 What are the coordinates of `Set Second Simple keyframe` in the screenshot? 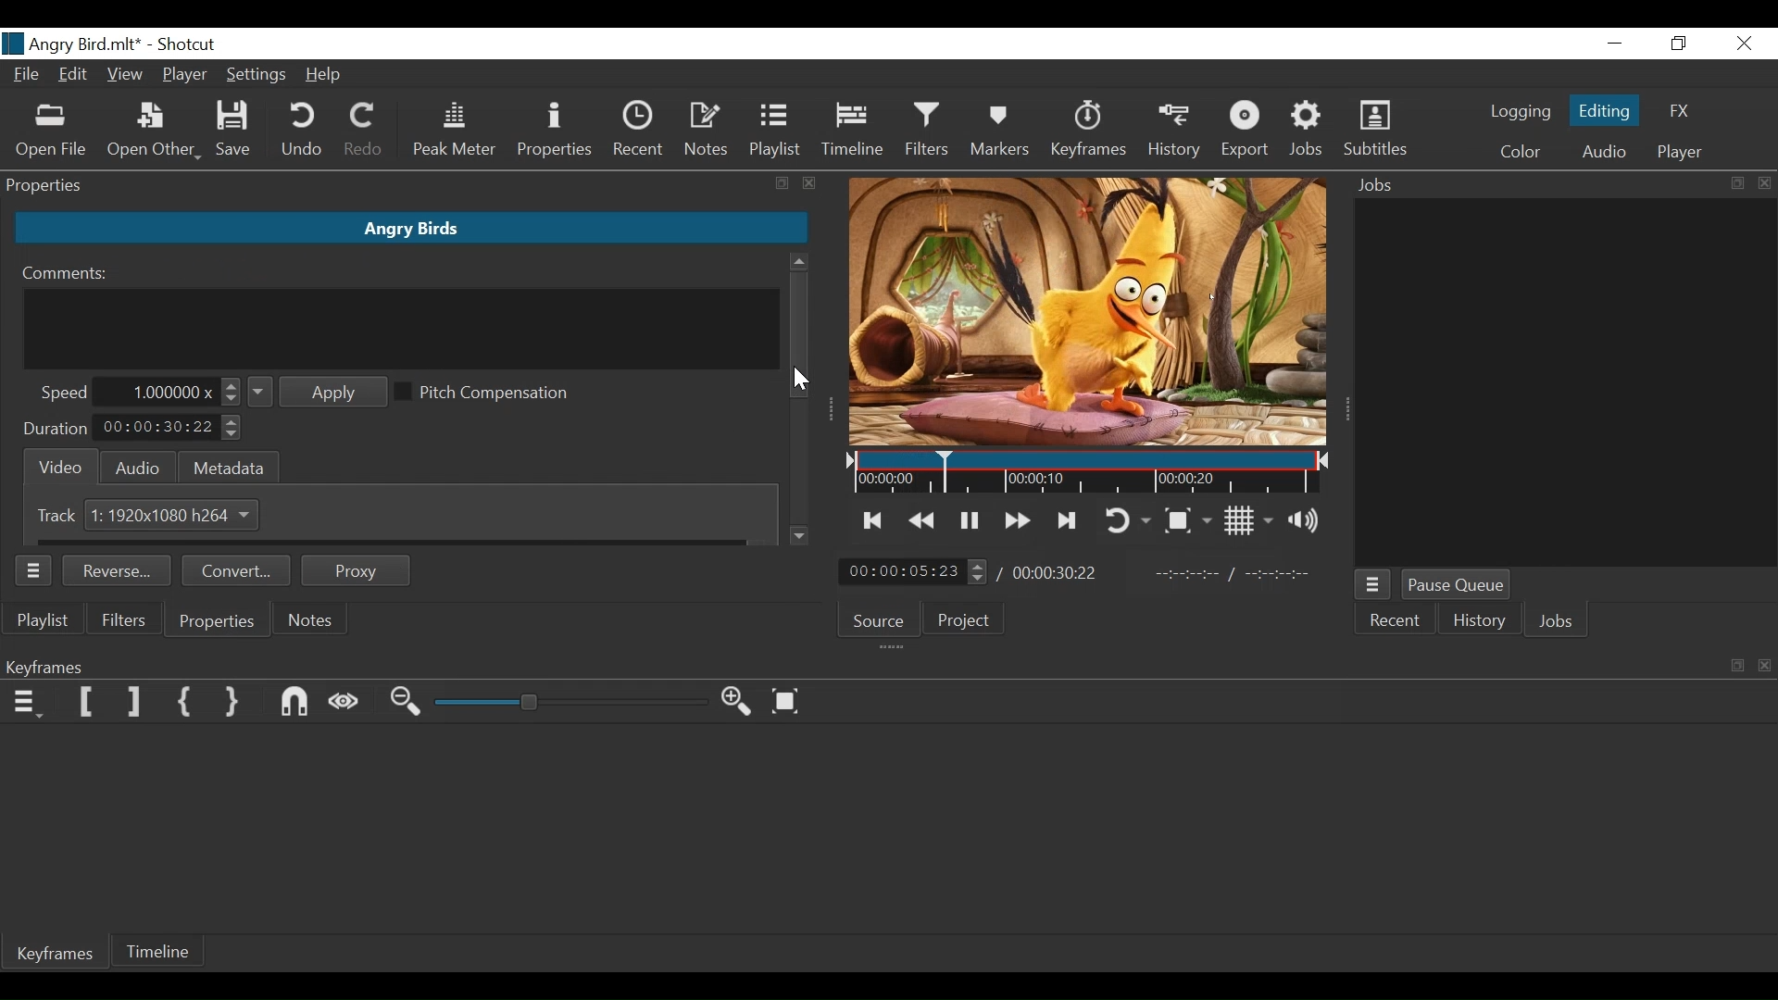 It's located at (235, 704).